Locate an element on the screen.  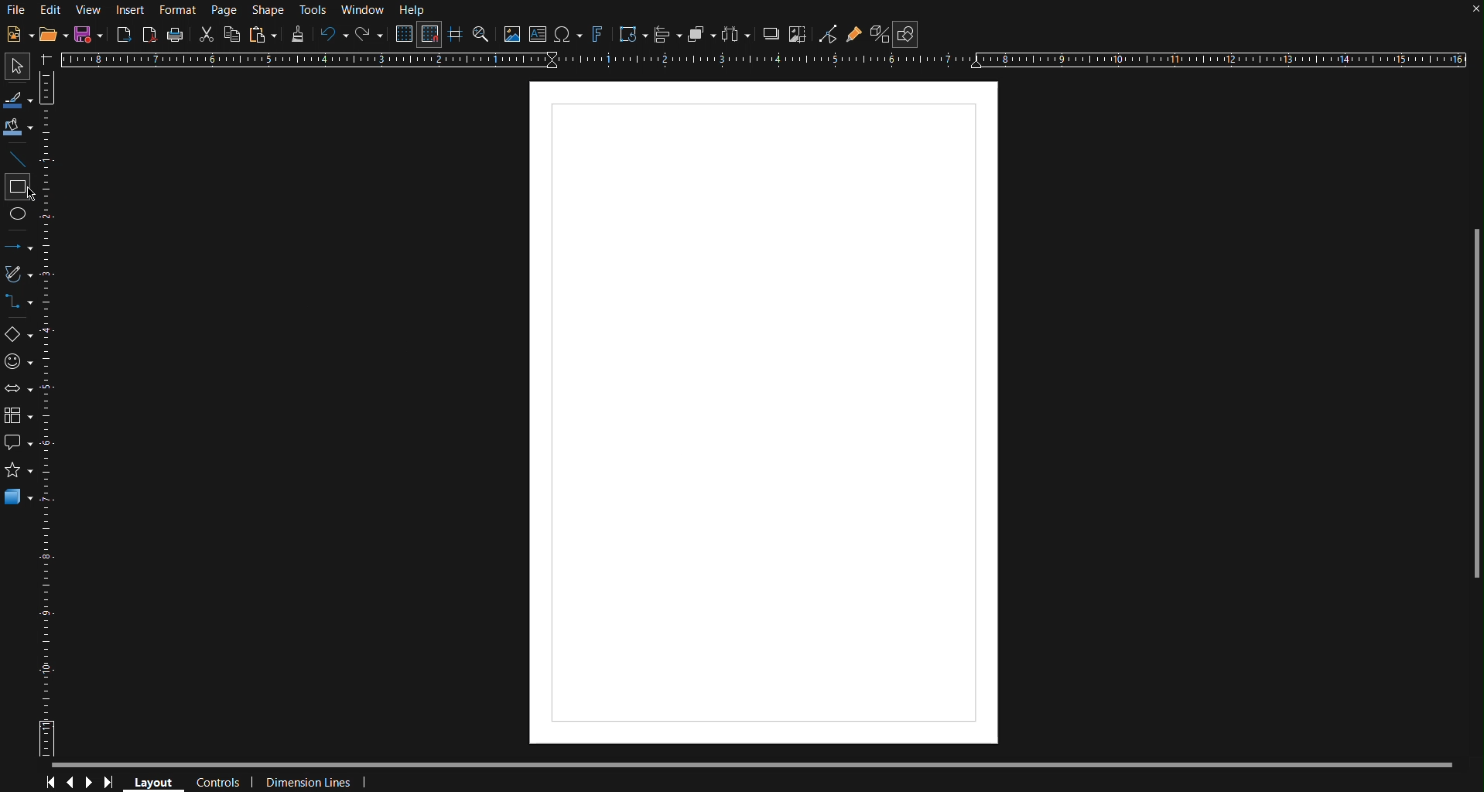
Save is located at coordinates (89, 34).